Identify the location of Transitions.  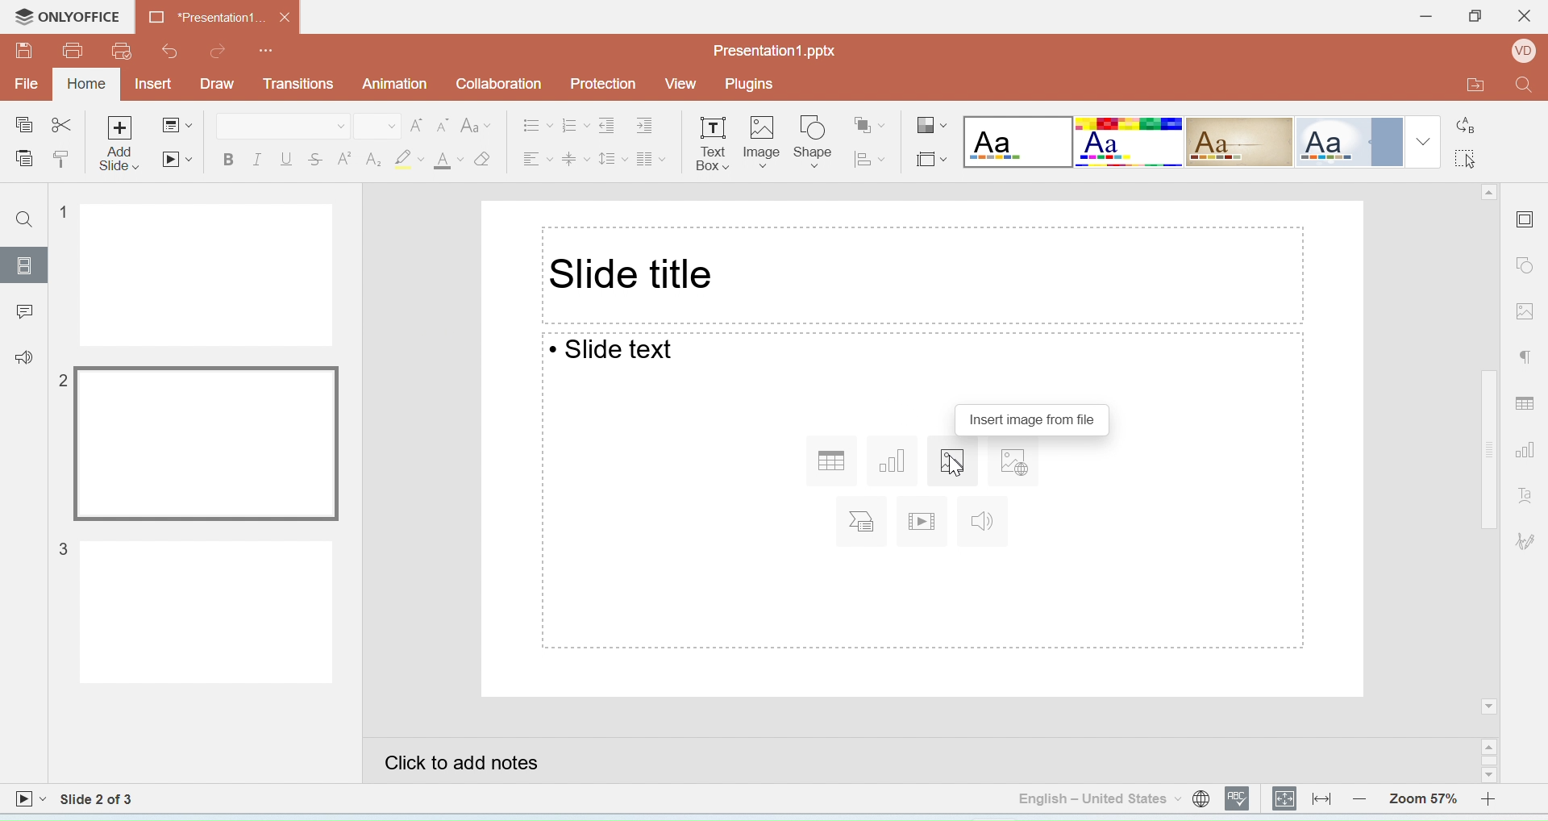
(298, 84).